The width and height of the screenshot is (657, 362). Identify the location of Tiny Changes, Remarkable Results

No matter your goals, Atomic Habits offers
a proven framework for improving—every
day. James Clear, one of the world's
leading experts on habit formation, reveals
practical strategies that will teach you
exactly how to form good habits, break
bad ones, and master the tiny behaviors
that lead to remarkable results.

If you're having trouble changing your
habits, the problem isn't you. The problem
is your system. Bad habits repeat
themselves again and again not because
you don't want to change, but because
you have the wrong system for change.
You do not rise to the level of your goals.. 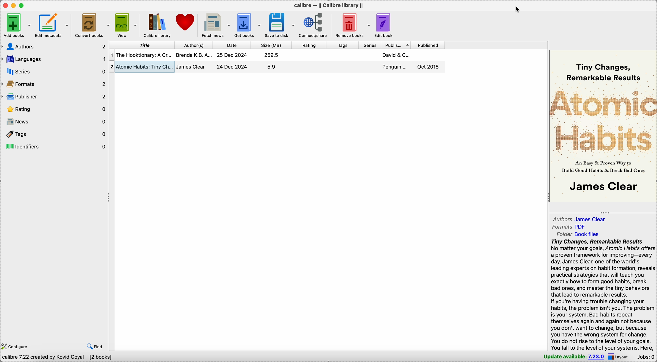
(602, 294).